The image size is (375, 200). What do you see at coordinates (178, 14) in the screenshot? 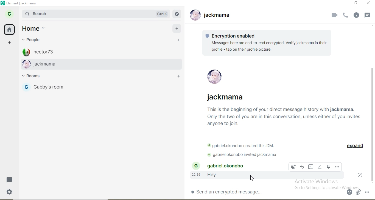
I see `navigate` at bounding box center [178, 14].